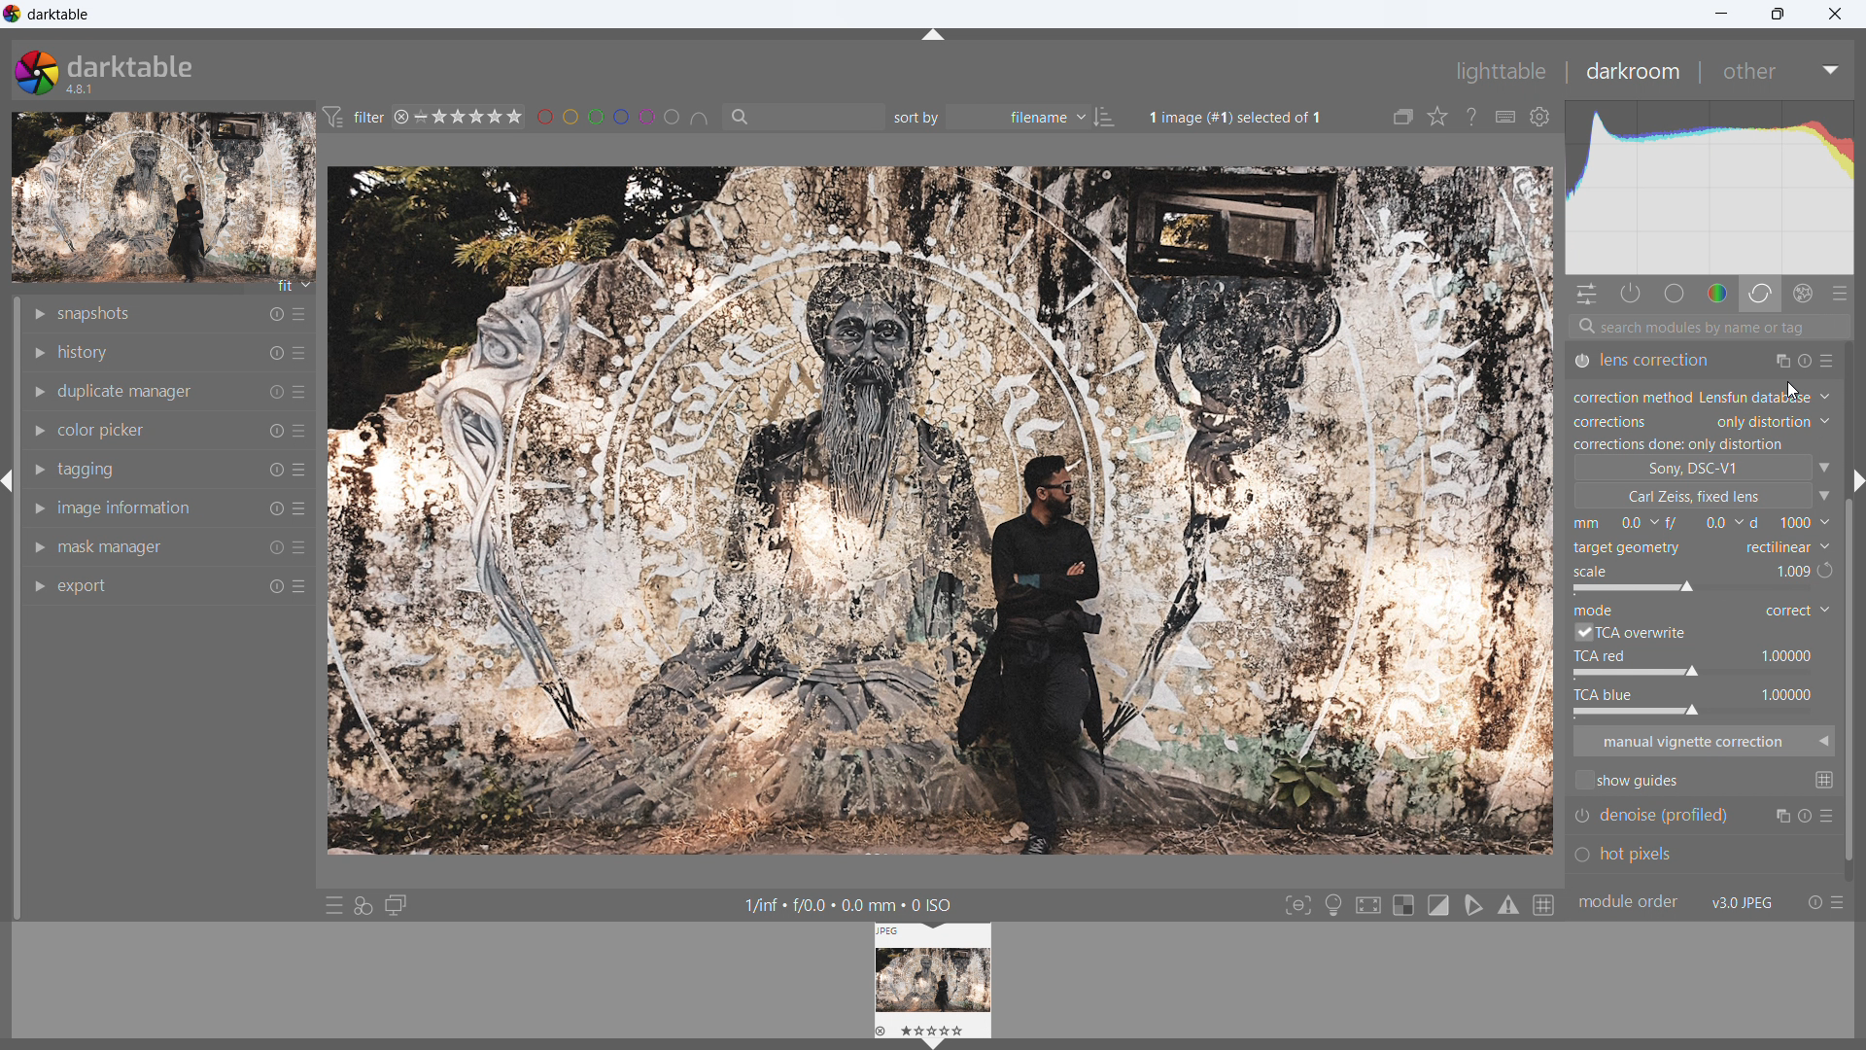  Describe the element at coordinates (1773, 423) in the screenshot. I see `corrections set to only distortion` at that location.